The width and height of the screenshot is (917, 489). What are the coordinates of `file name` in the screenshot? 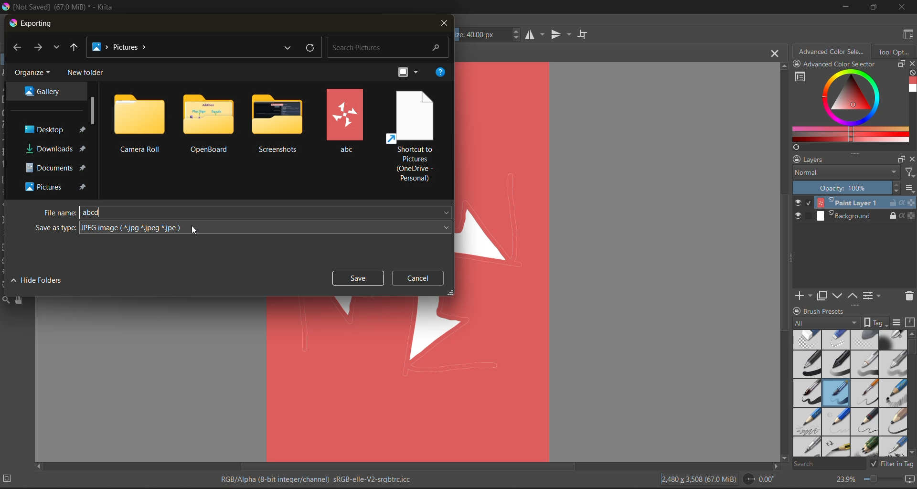 It's located at (58, 213).